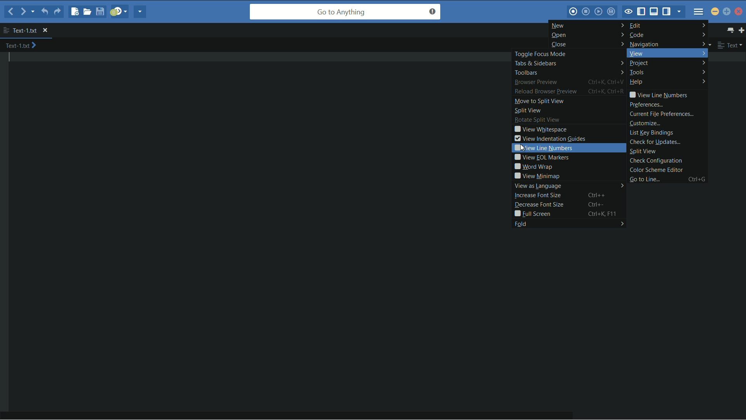 The image size is (746, 420). I want to click on go to line, so click(645, 179).